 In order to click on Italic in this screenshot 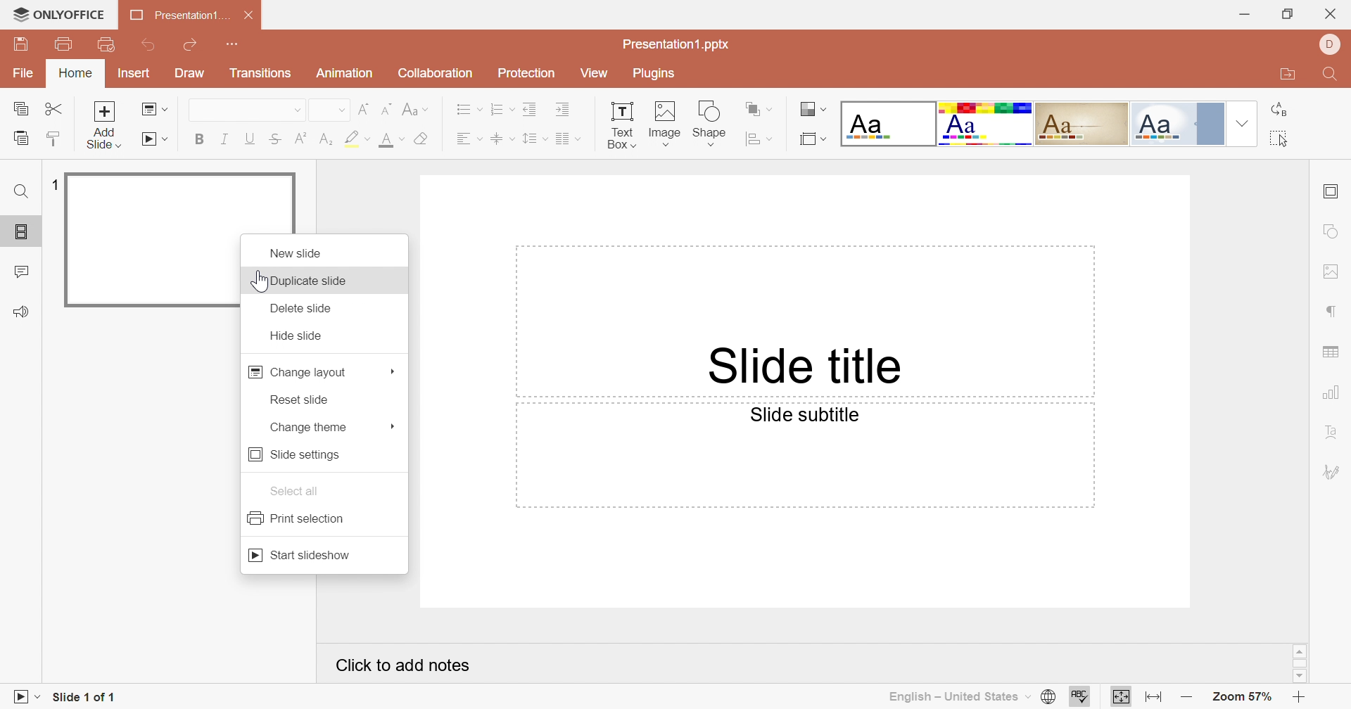, I will do `click(226, 139)`.